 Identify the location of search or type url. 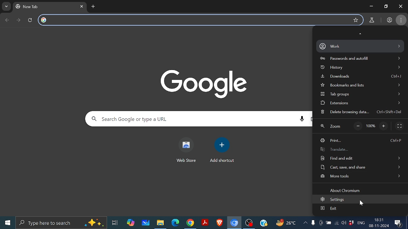
(200, 20).